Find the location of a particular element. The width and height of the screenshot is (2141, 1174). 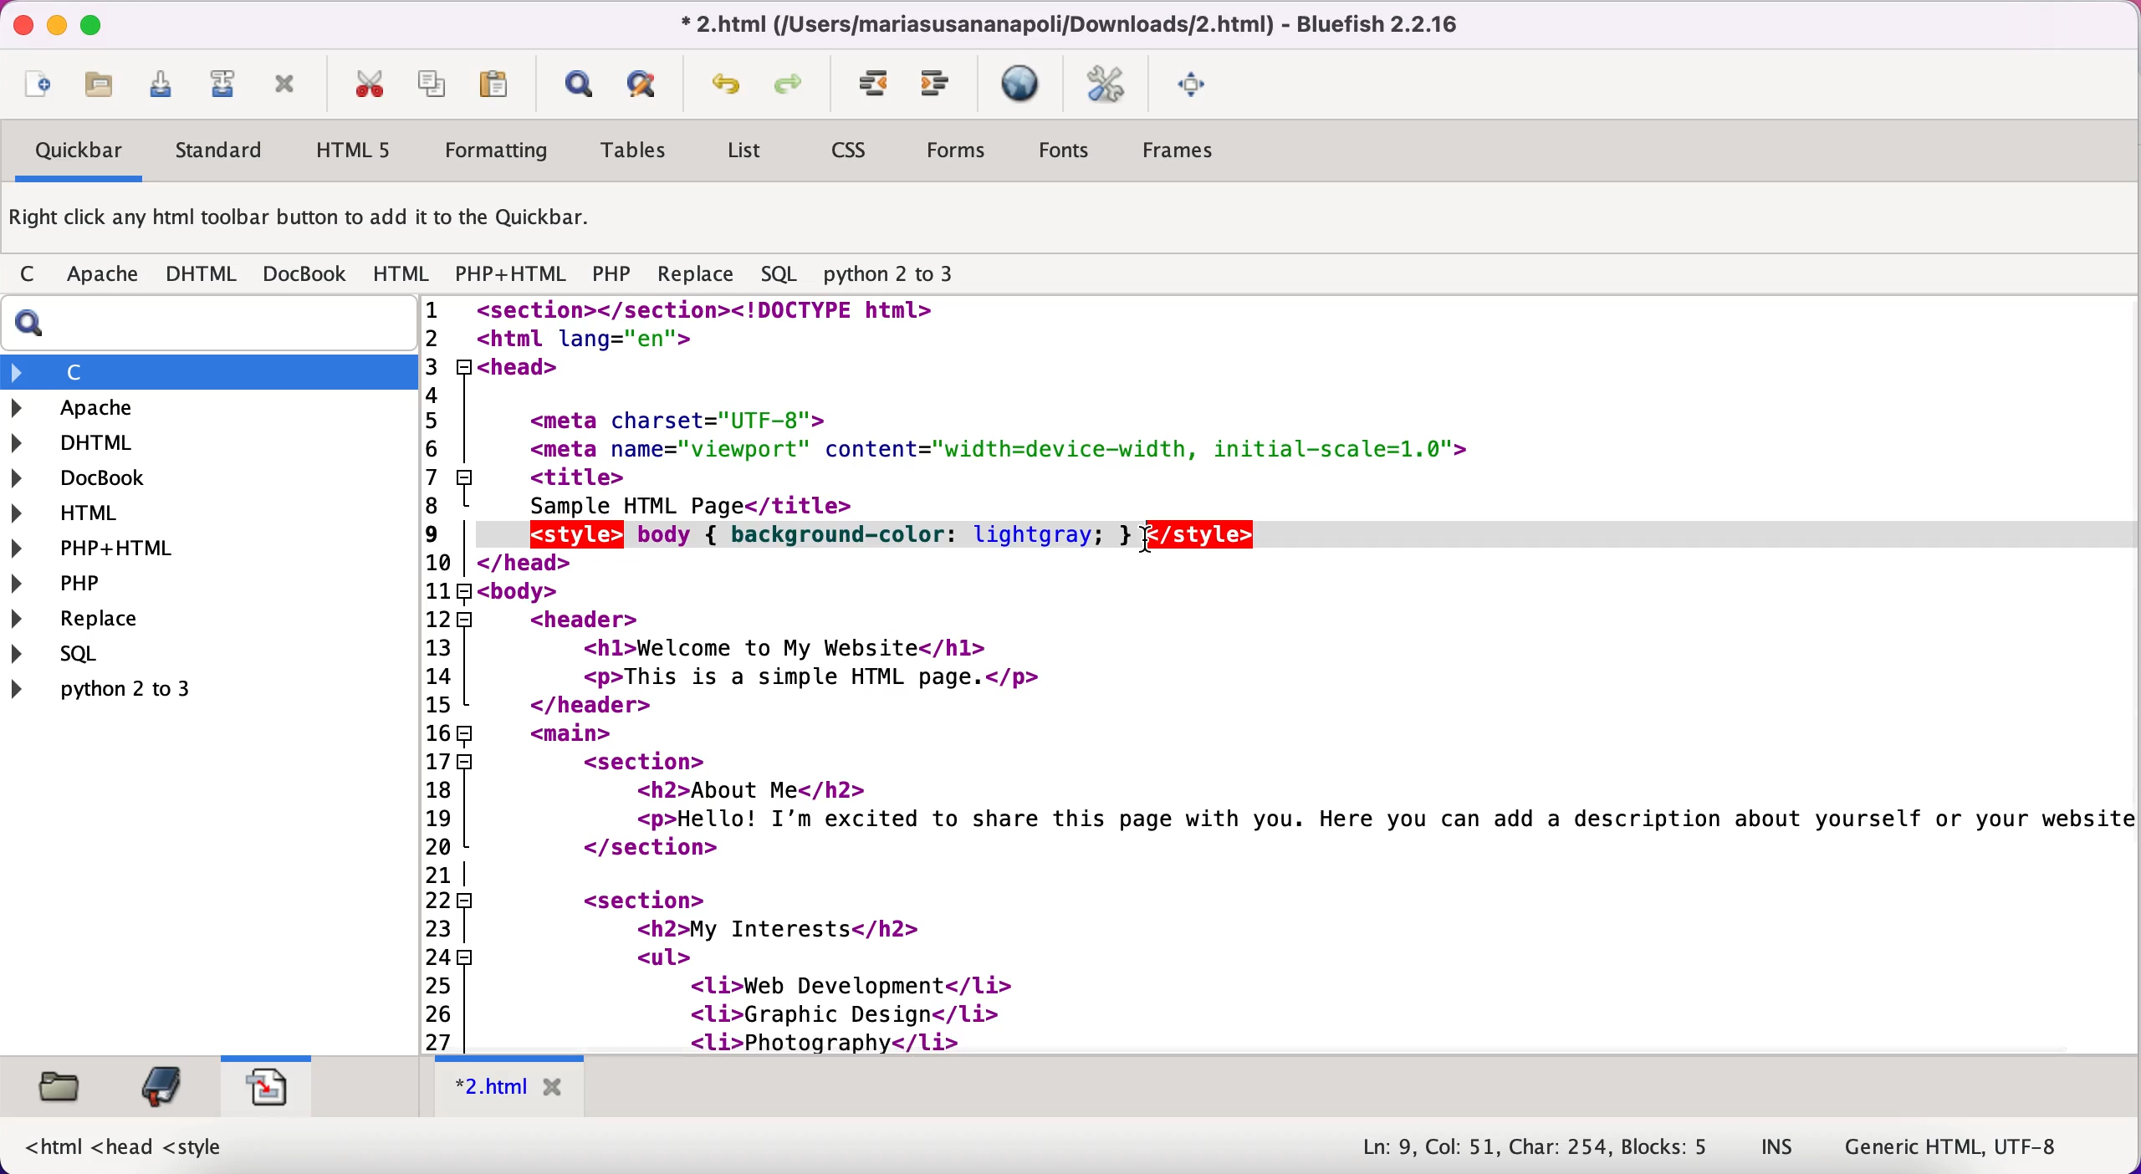

indent is located at coordinates (875, 84).